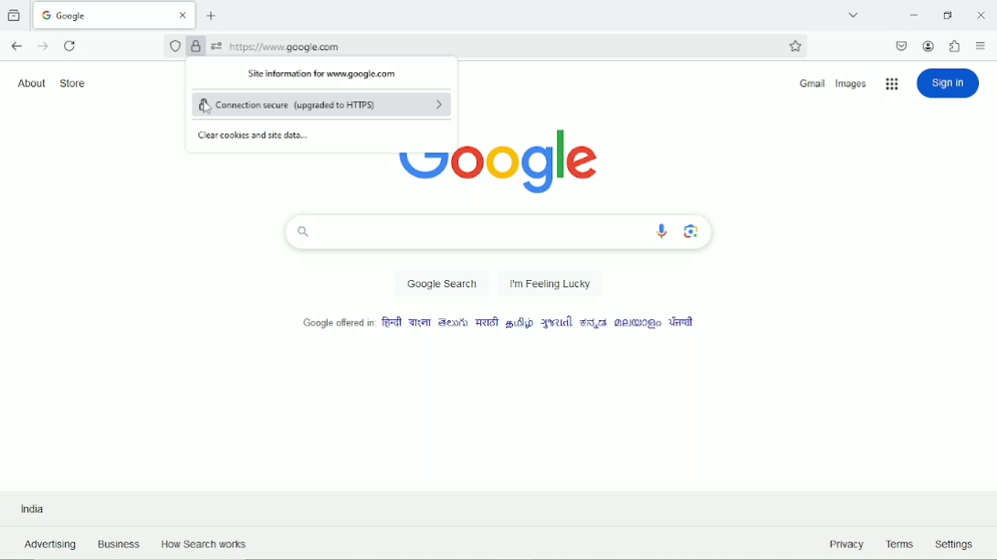 The image size is (997, 560). What do you see at coordinates (453, 322) in the screenshot?
I see `language` at bounding box center [453, 322].